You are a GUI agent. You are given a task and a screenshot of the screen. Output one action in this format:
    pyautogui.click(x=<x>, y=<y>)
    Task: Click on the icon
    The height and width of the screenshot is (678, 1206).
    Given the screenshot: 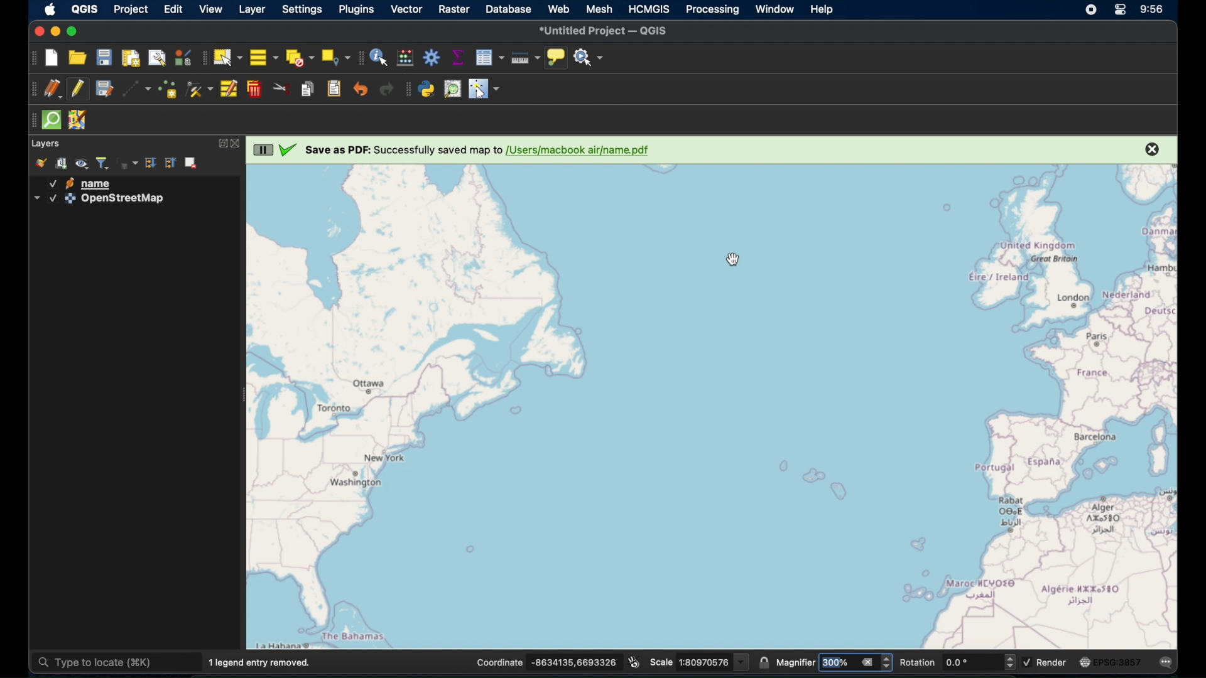 What is the action you would take?
    pyautogui.click(x=286, y=151)
    